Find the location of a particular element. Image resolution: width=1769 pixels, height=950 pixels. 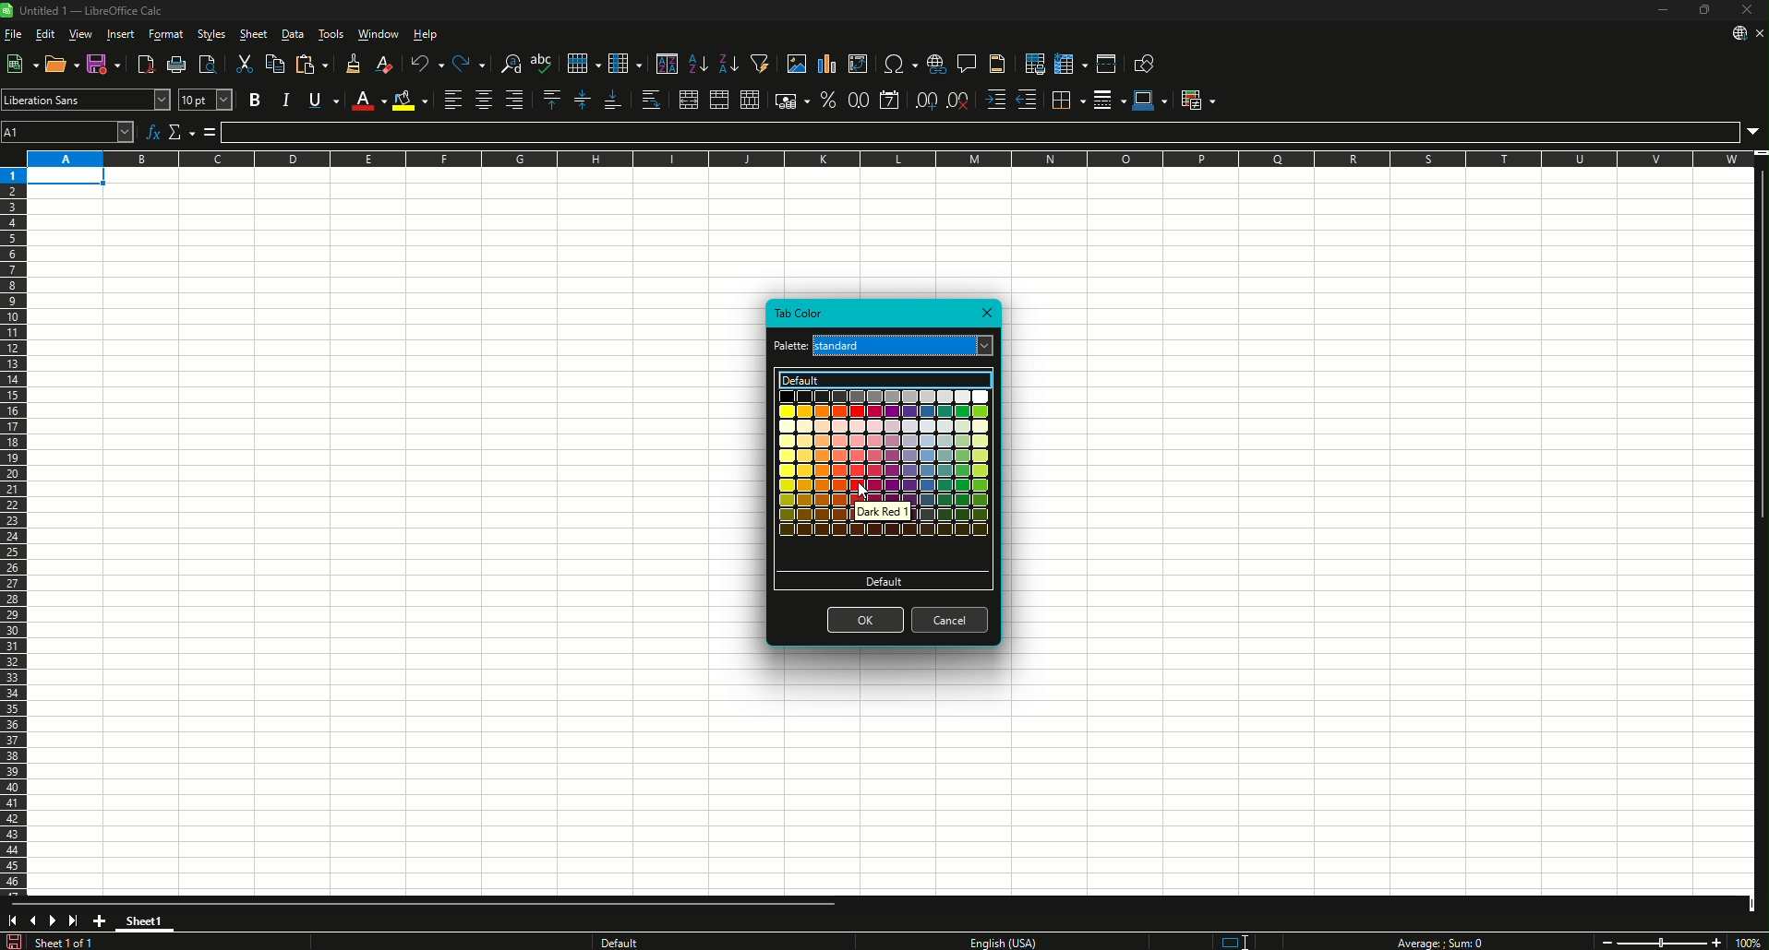

Find and Replace is located at coordinates (510, 64).